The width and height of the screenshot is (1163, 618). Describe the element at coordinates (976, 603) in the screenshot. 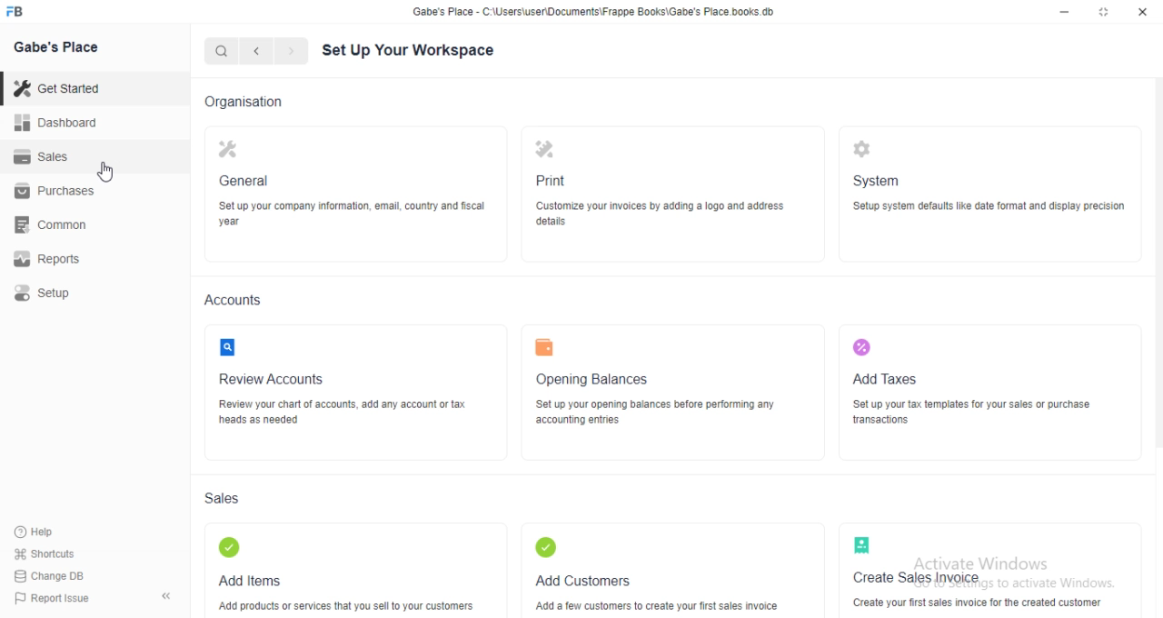

I see `Create your first sales invoice for the created customer` at that location.